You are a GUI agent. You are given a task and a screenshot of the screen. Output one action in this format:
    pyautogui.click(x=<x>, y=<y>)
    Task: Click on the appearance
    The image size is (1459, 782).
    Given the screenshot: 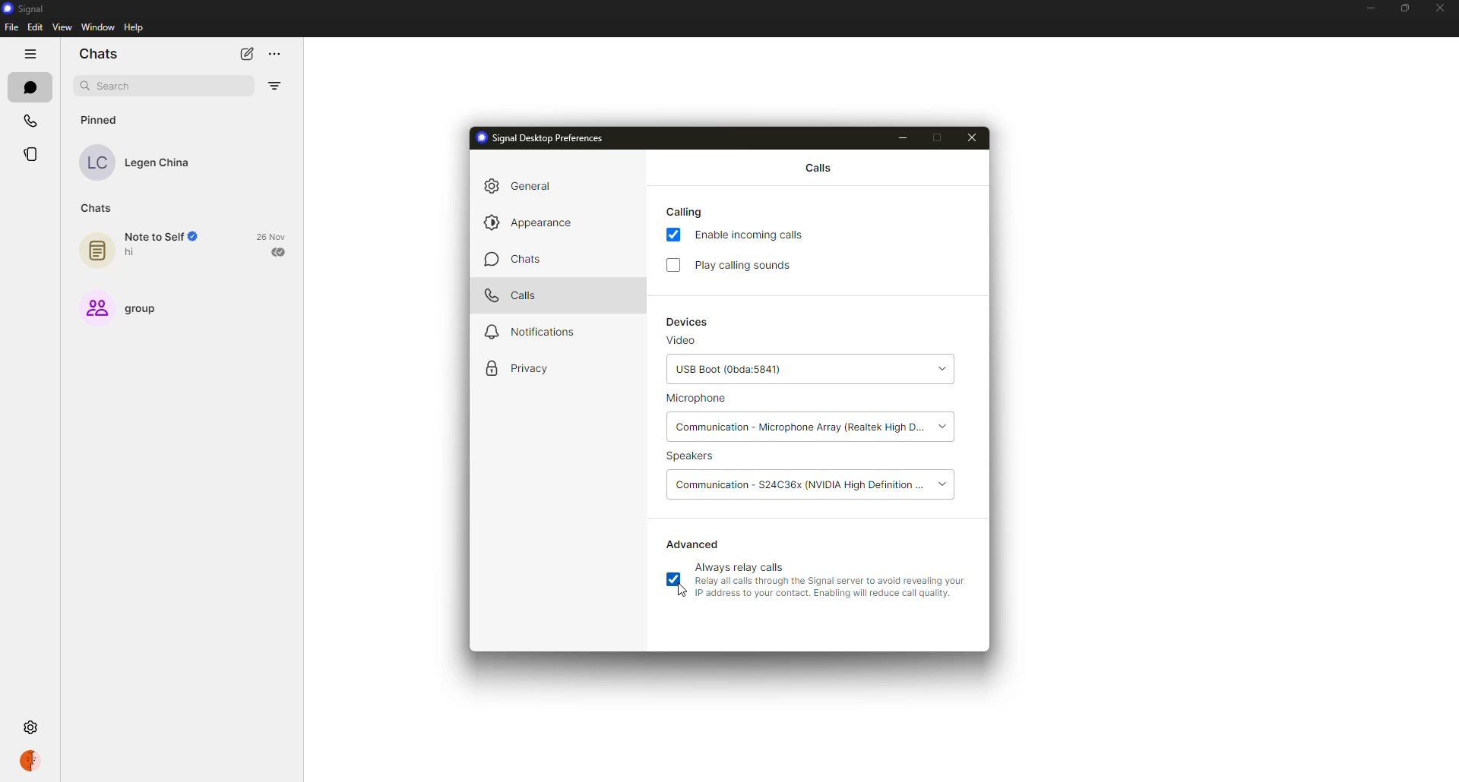 What is the action you would take?
    pyautogui.click(x=530, y=221)
    